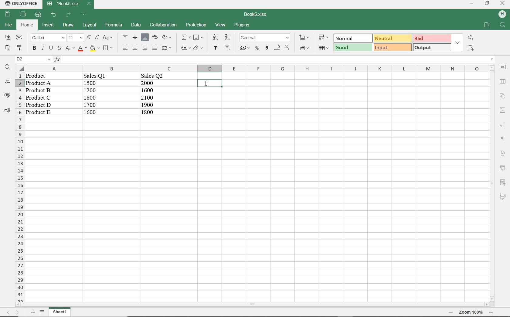 This screenshot has height=317, width=510. Describe the element at coordinates (392, 38) in the screenshot. I see `neutral` at that location.